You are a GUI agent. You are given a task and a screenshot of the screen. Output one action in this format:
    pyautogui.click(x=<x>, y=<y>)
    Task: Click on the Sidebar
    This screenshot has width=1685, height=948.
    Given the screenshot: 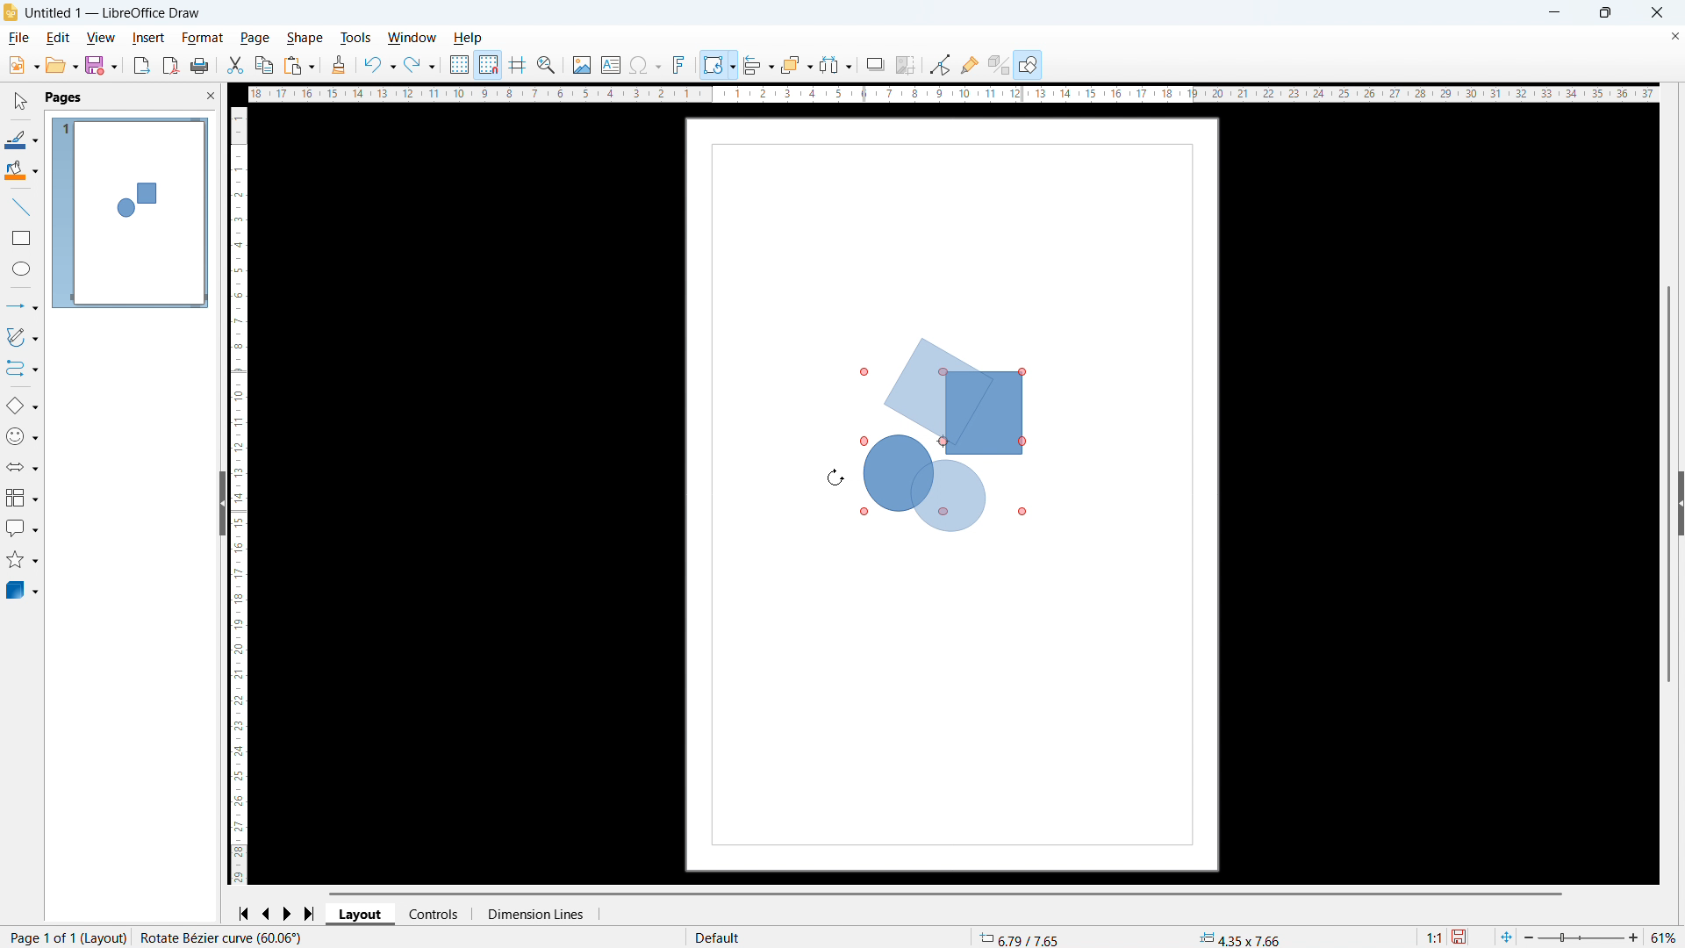 What is the action you would take?
    pyautogui.click(x=216, y=502)
    